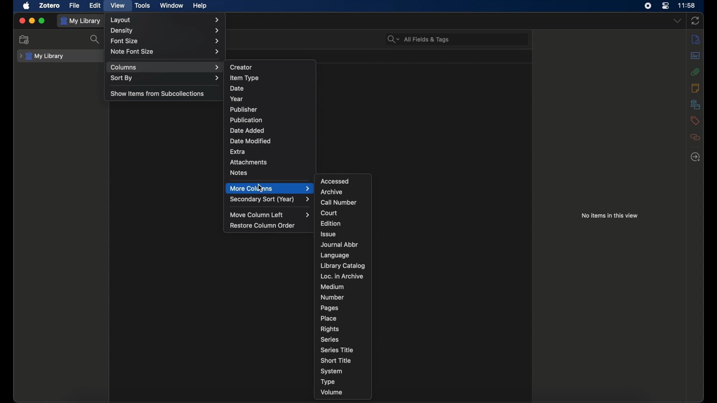 The width and height of the screenshot is (717, 403). I want to click on libraries, so click(695, 104).